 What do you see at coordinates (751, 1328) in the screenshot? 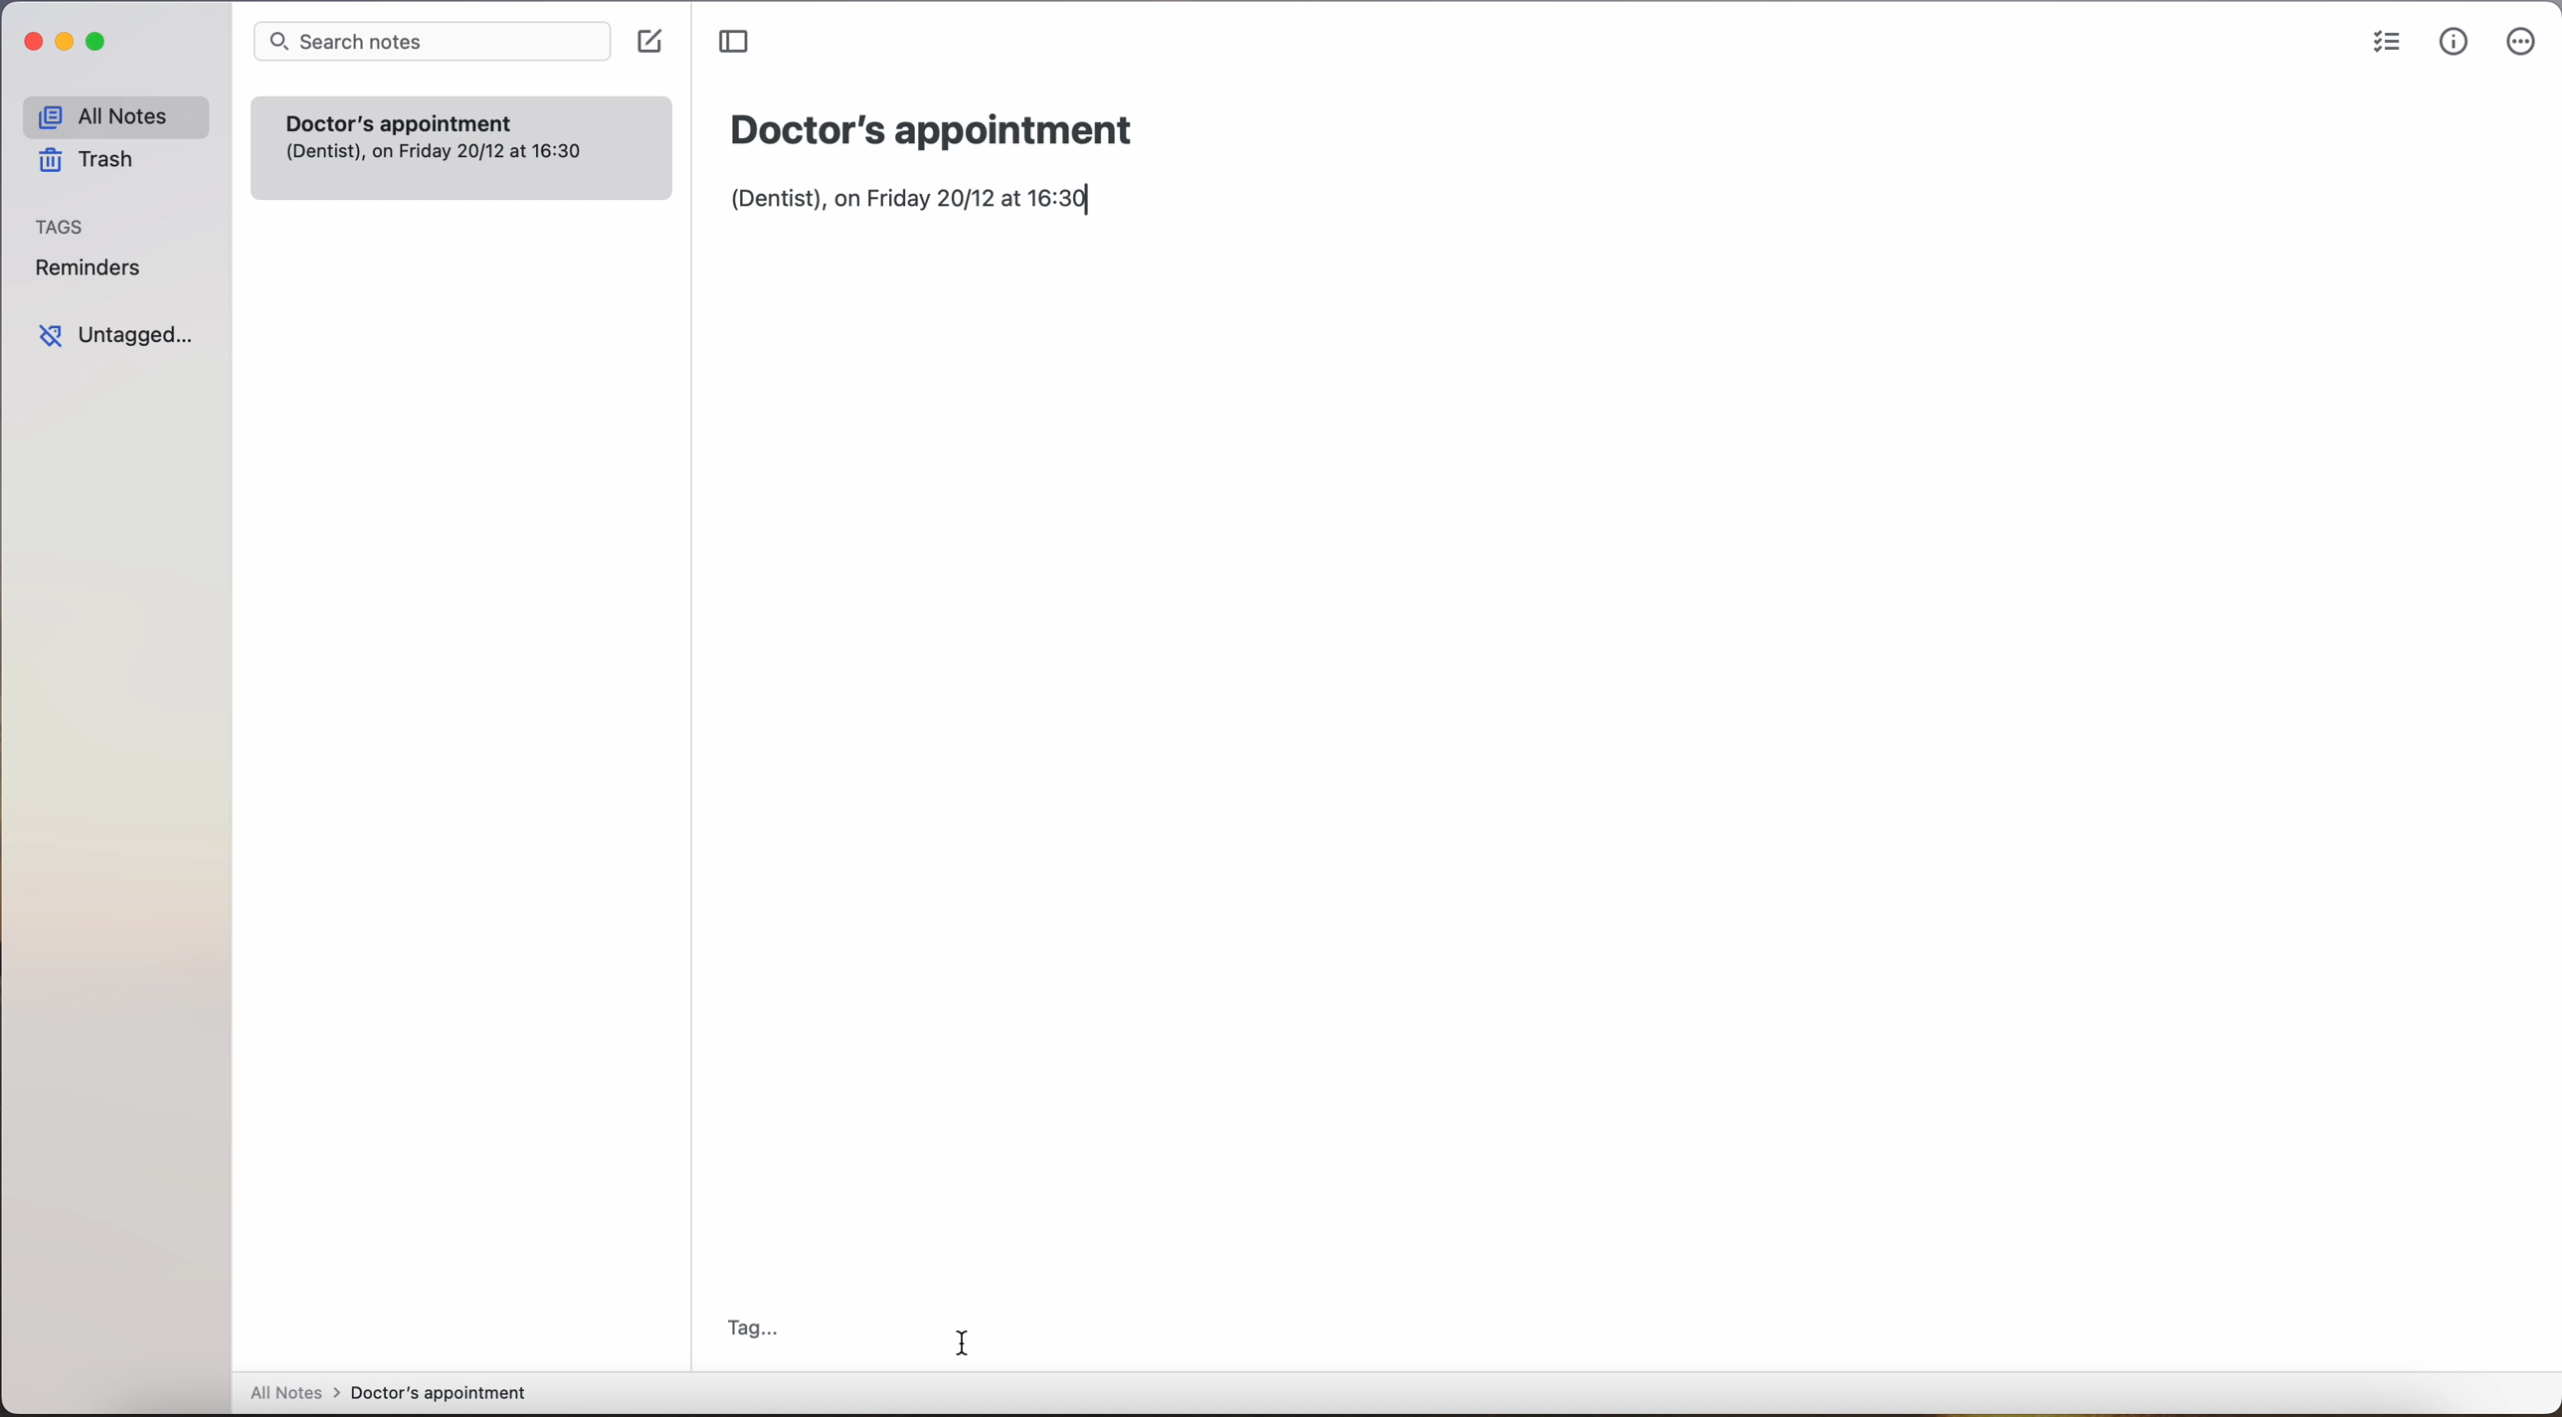
I see `tag` at bounding box center [751, 1328].